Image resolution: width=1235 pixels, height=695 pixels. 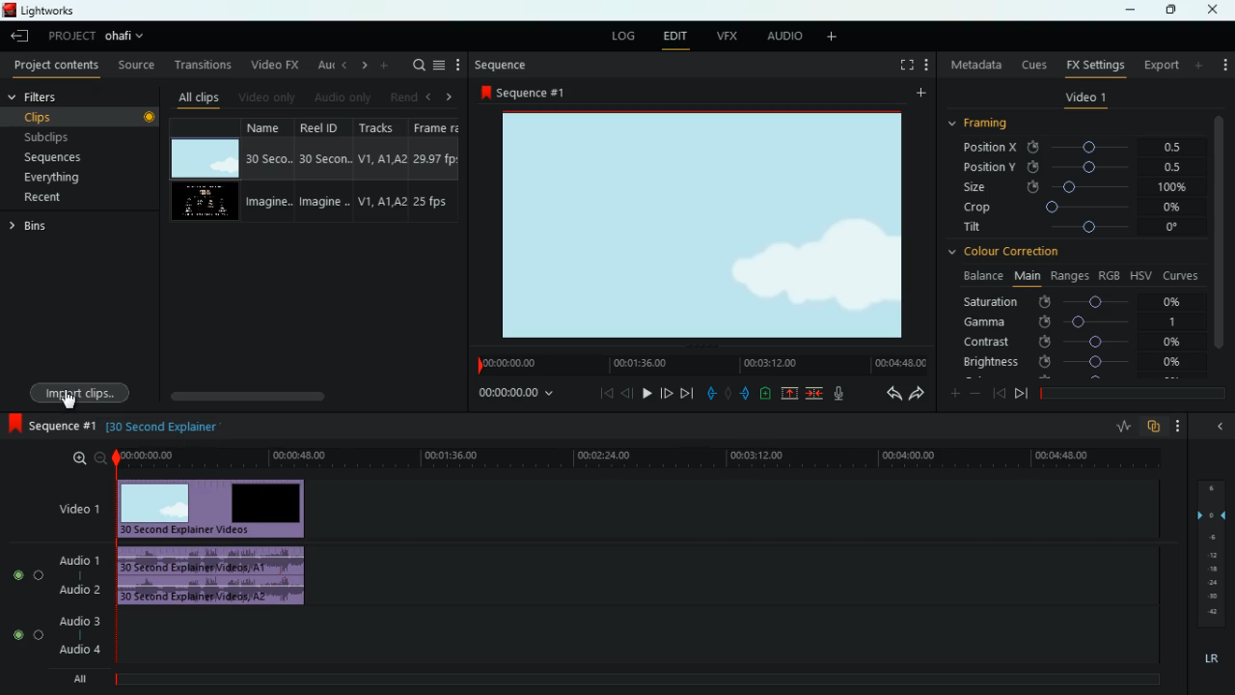 I want to click on ranges, so click(x=1067, y=276).